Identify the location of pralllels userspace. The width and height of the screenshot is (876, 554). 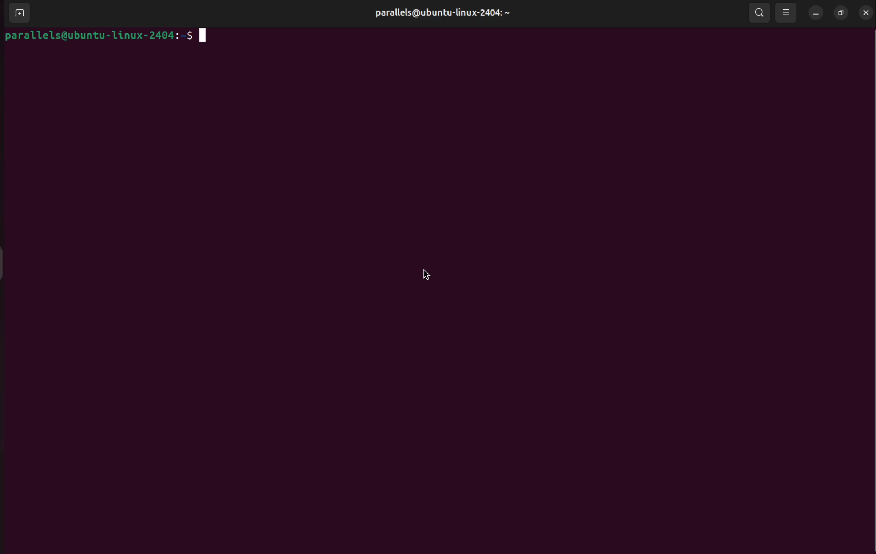
(438, 14).